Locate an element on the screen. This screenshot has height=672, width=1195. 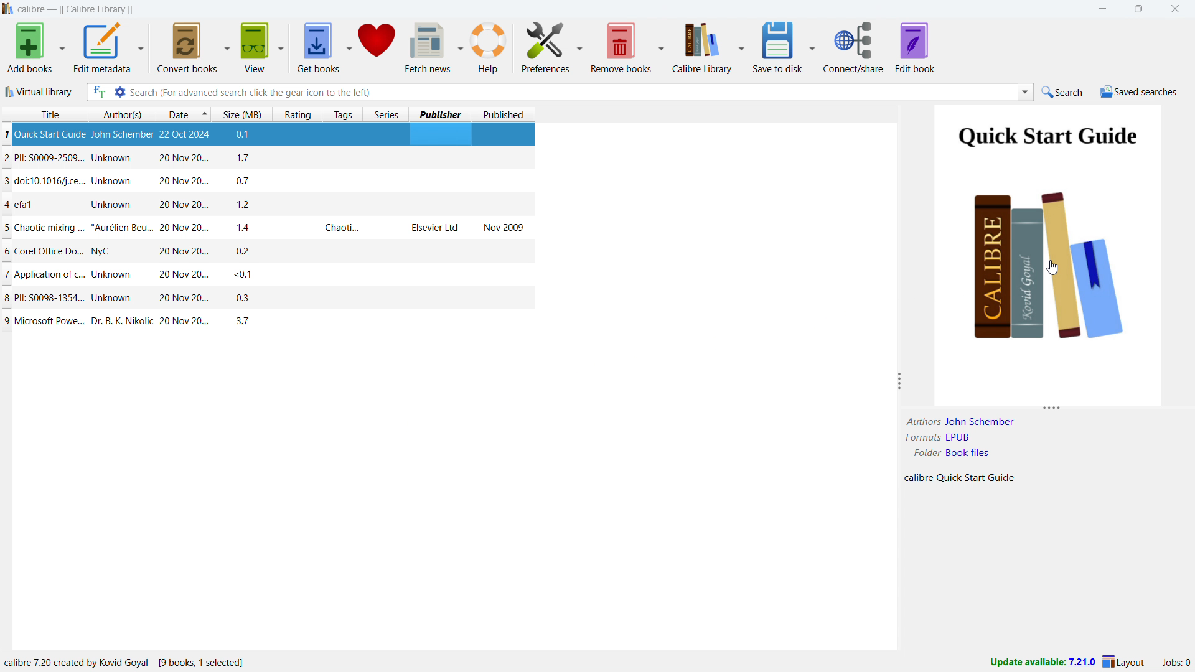
active jobs is located at coordinates (1176, 663).